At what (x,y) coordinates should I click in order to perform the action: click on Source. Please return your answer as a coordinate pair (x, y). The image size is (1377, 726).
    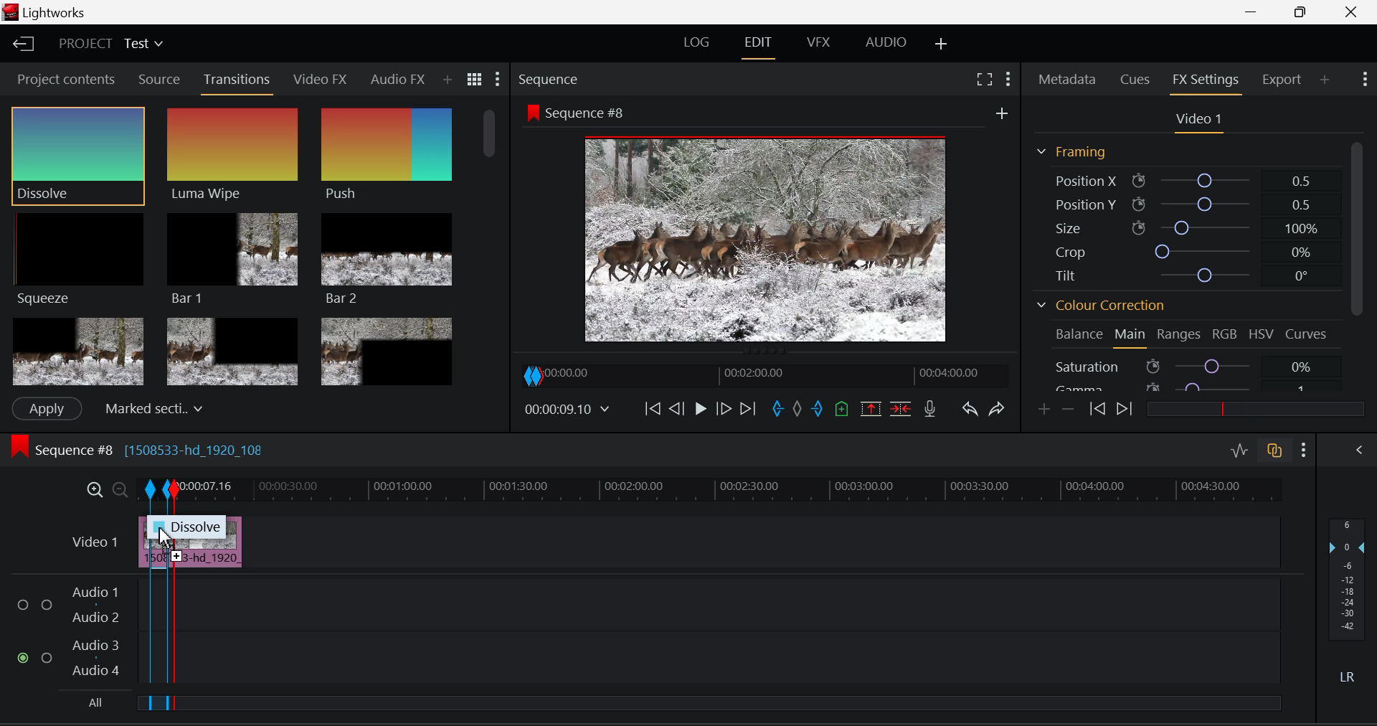
    Looking at the image, I should click on (160, 80).